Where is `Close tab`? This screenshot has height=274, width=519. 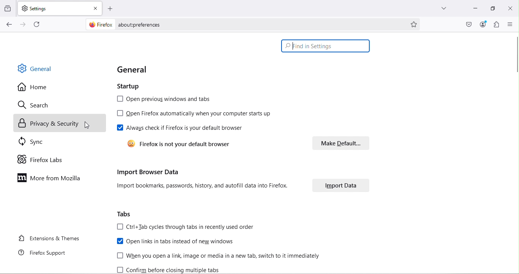 Close tab is located at coordinates (96, 9).